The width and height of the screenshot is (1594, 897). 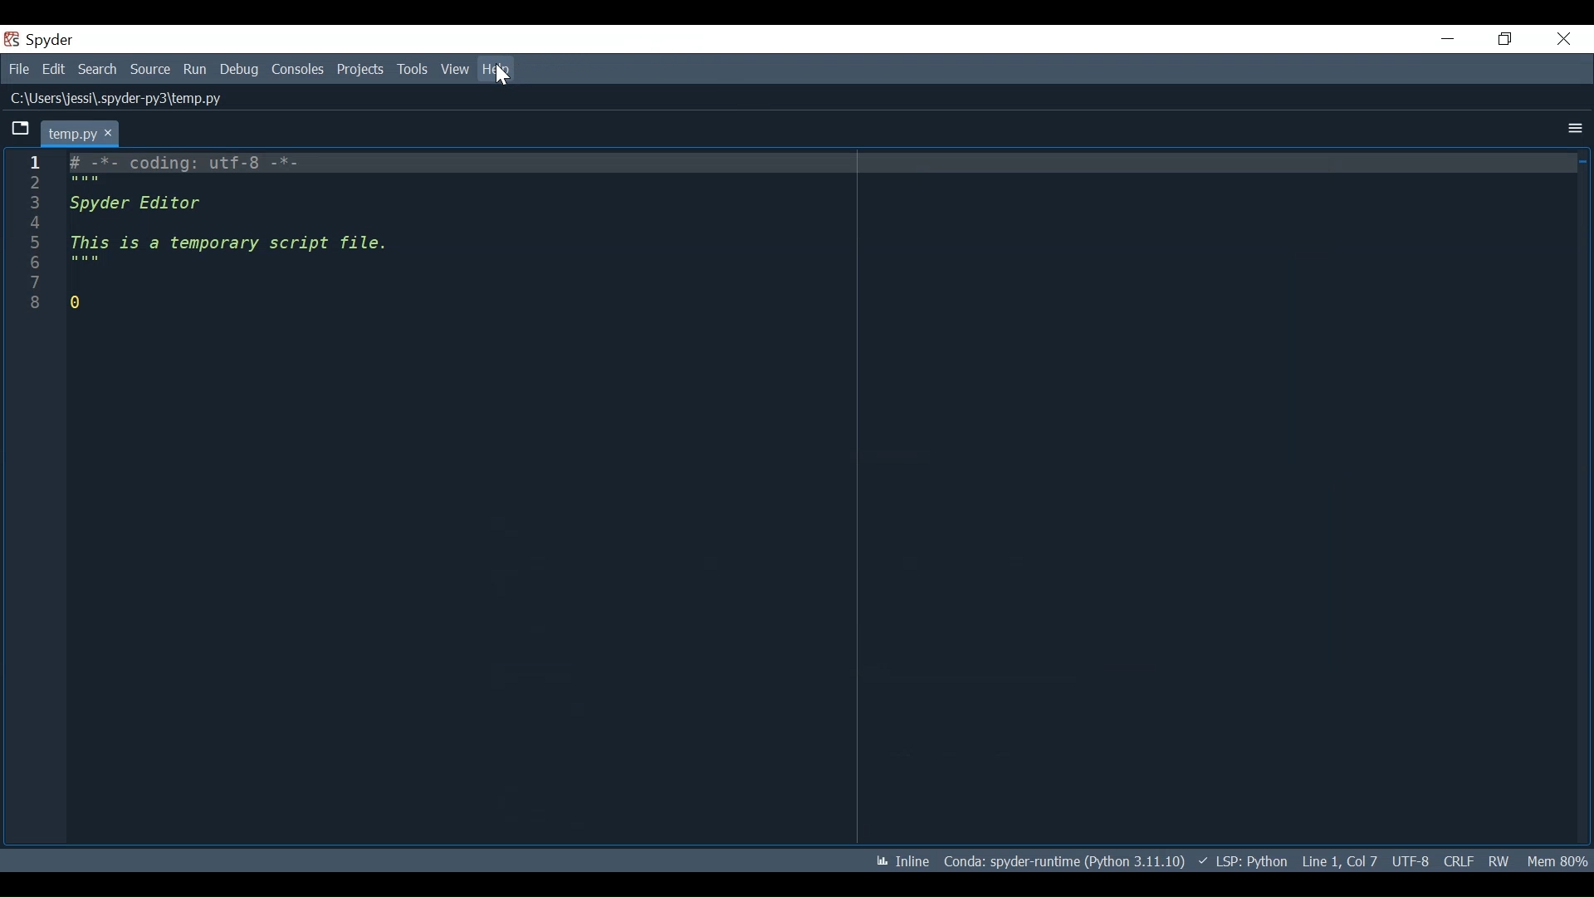 I want to click on Source, so click(x=150, y=71).